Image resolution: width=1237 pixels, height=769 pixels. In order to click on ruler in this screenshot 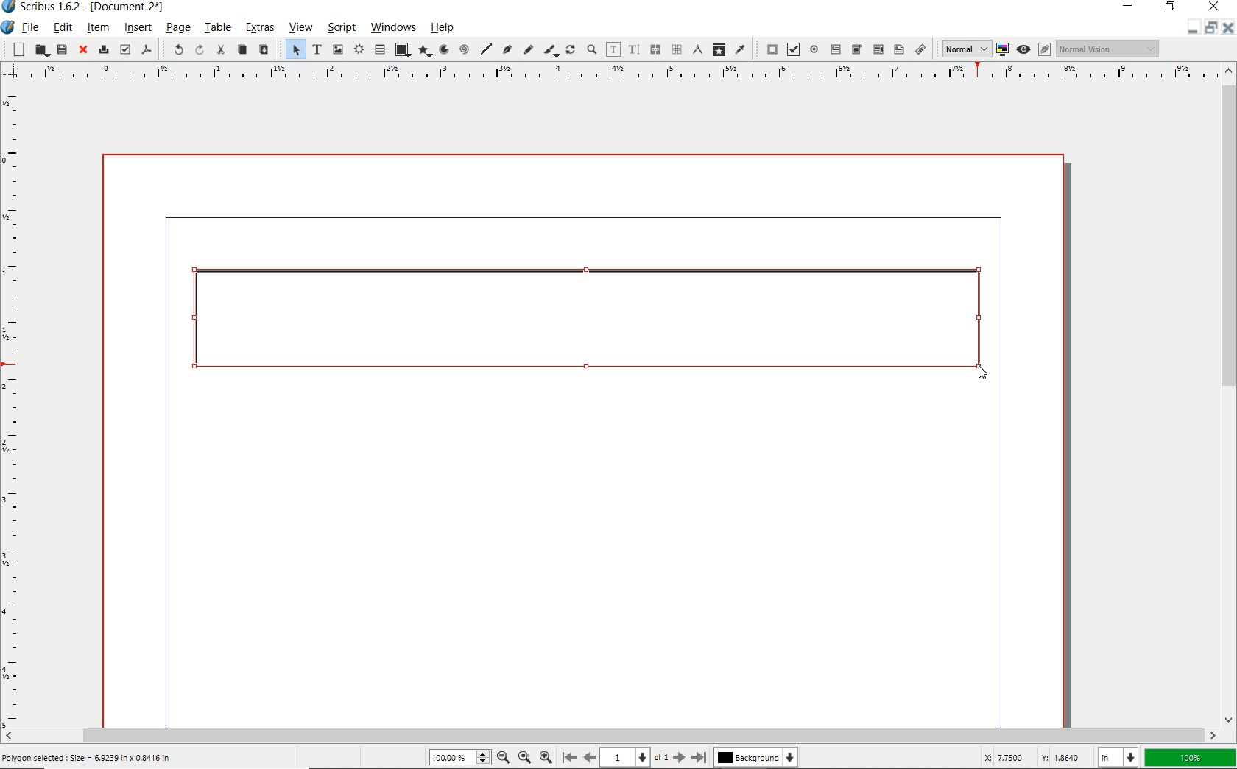, I will do `click(14, 404)`.